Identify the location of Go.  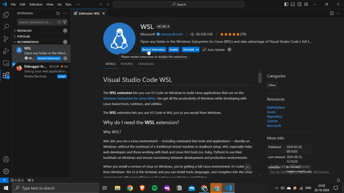
(59, 4).